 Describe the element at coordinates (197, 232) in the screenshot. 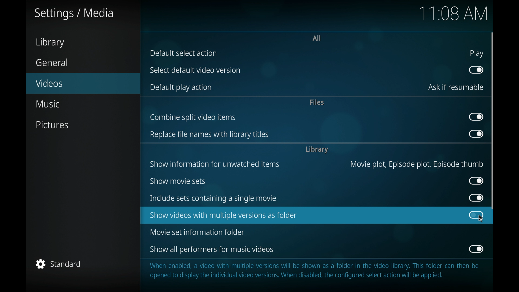

I see `movie set information folder` at that location.